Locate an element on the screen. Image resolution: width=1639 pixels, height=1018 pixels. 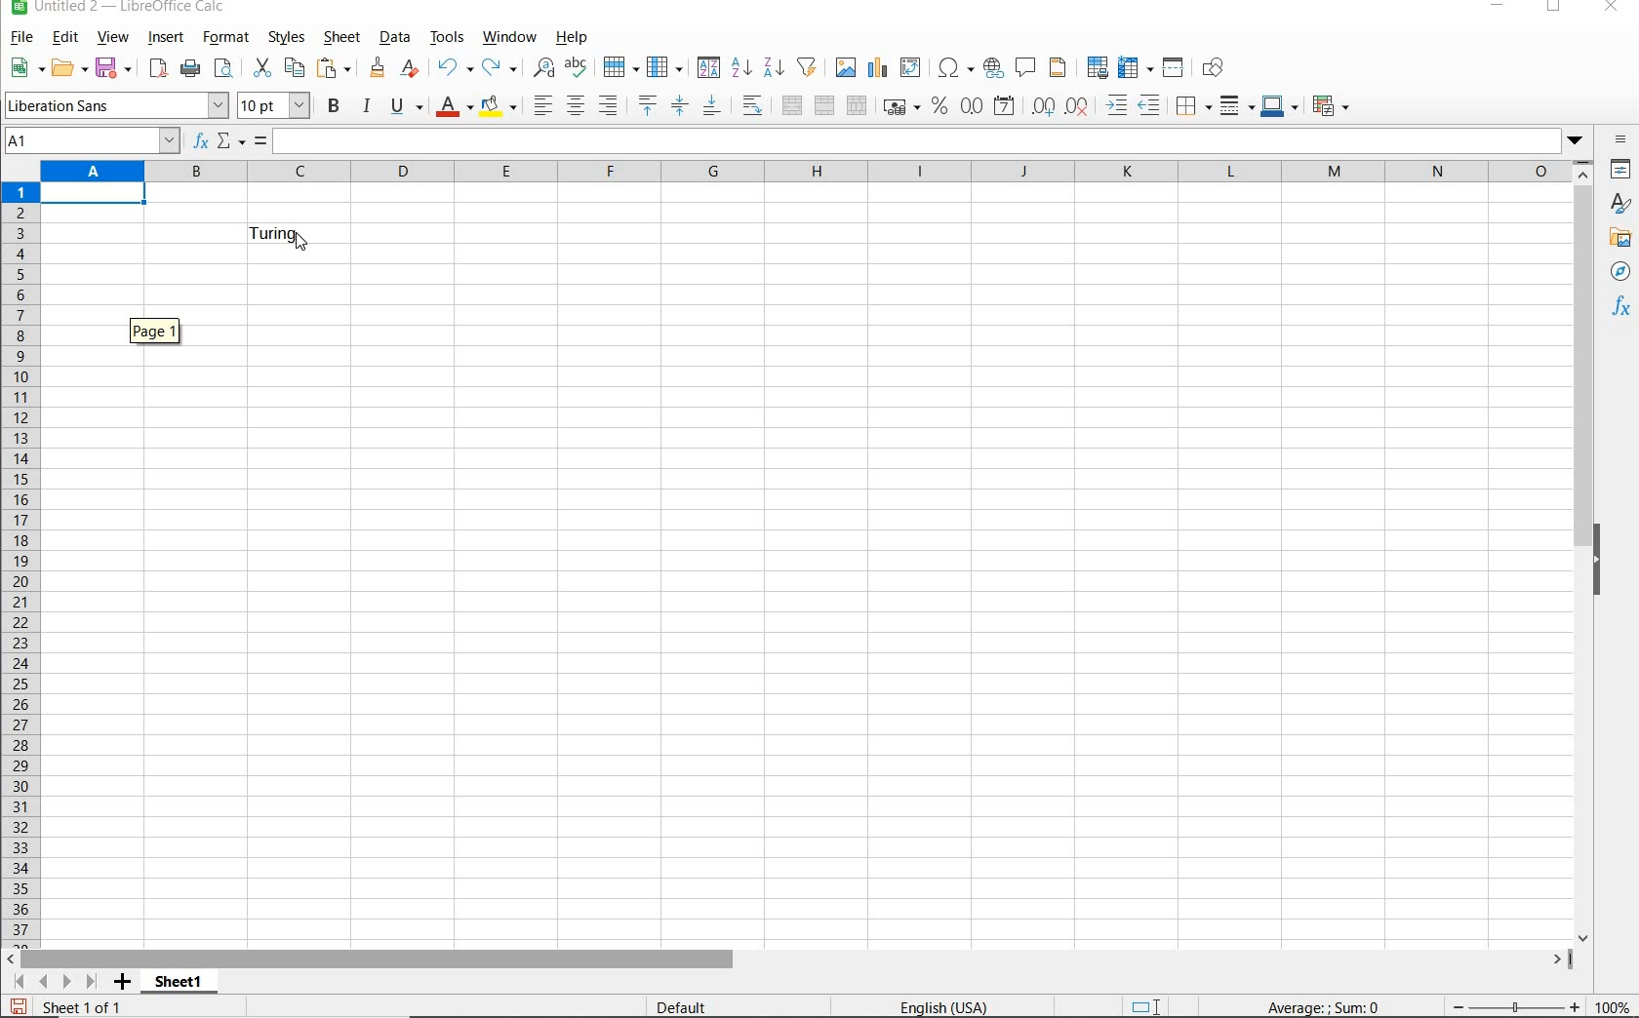
UNDERLINE is located at coordinates (408, 108).